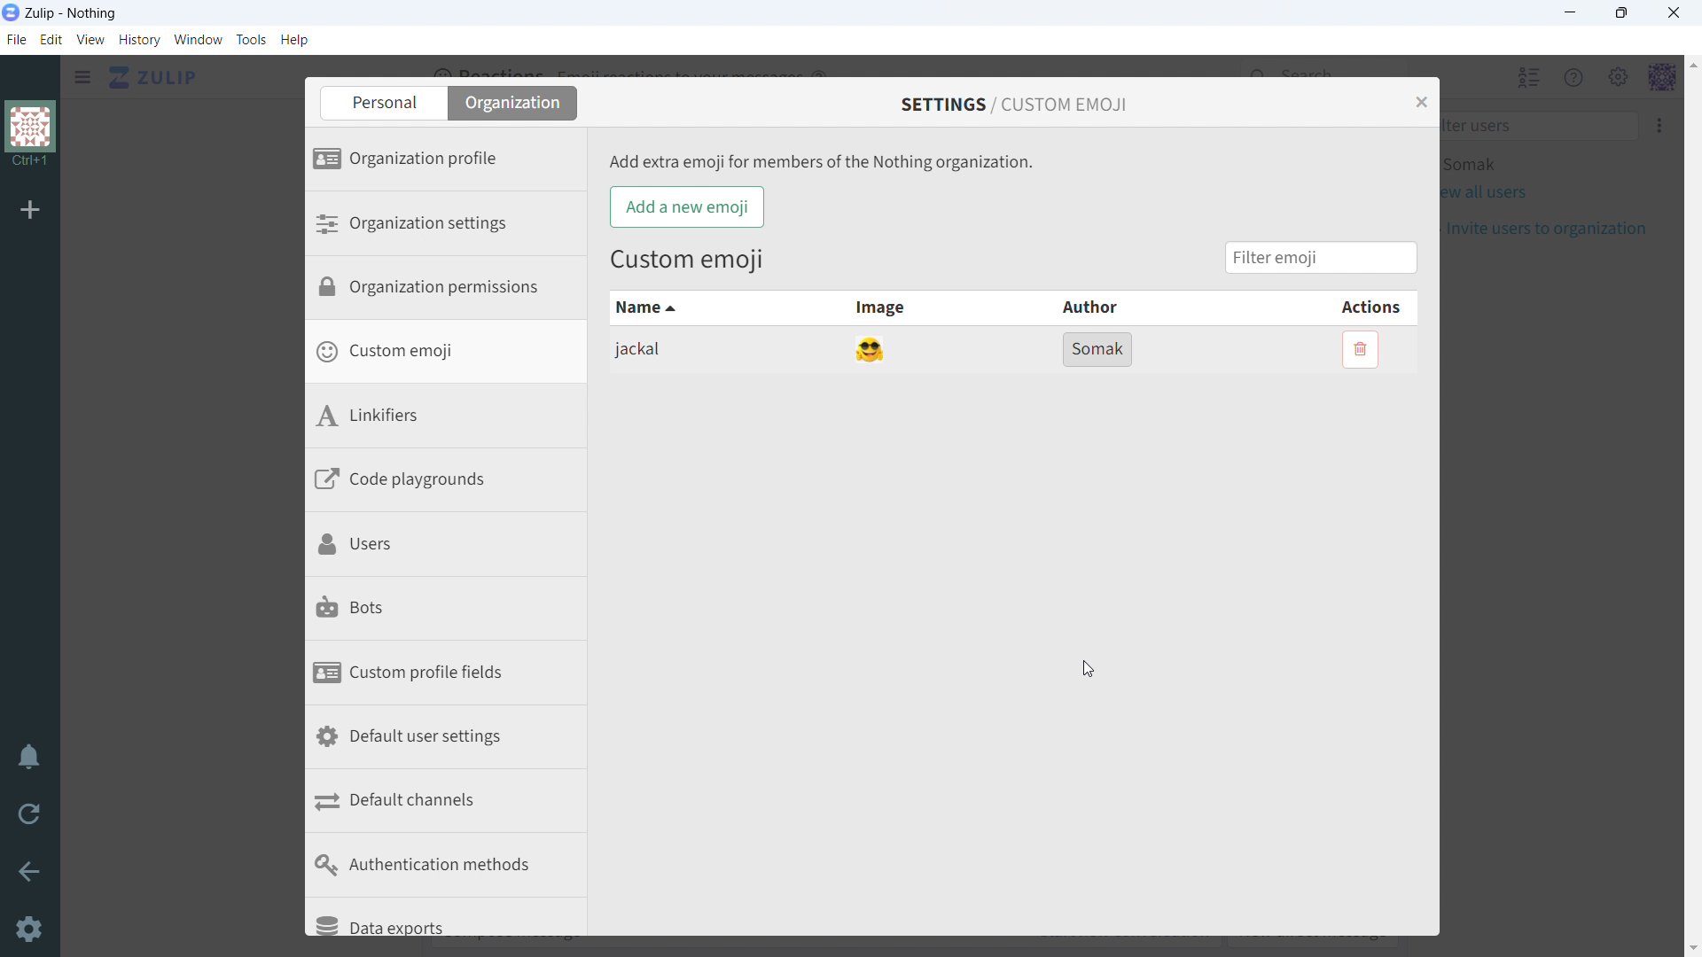 This screenshot has height=957, width=1702. Describe the element at coordinates (1691, 947) in the screenshot. I see `scroll down` at that location.